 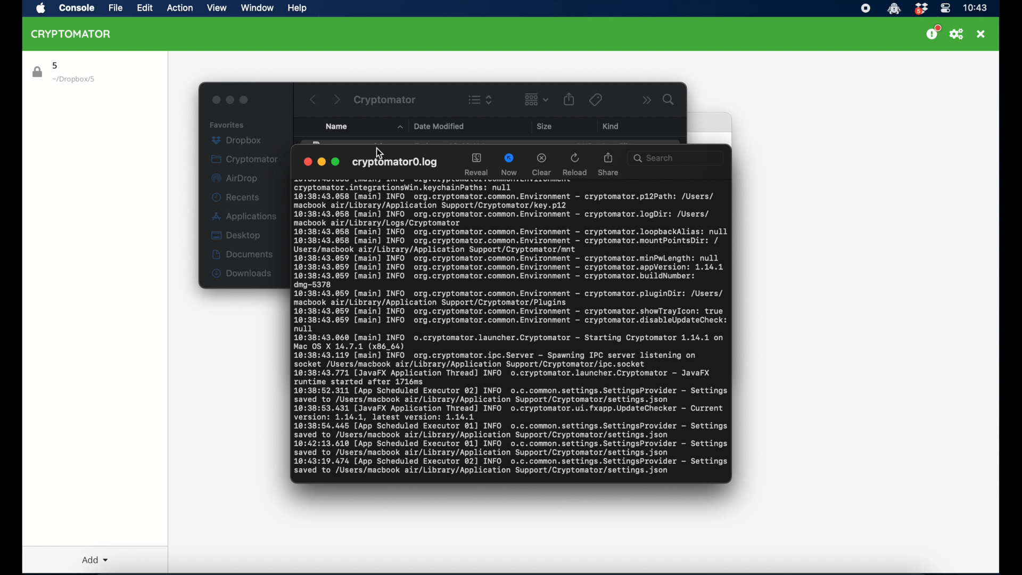 What do you see at coordinates (538, 99) in the screenshot?
I see `change item grouping` at bounding box center [538, 99].